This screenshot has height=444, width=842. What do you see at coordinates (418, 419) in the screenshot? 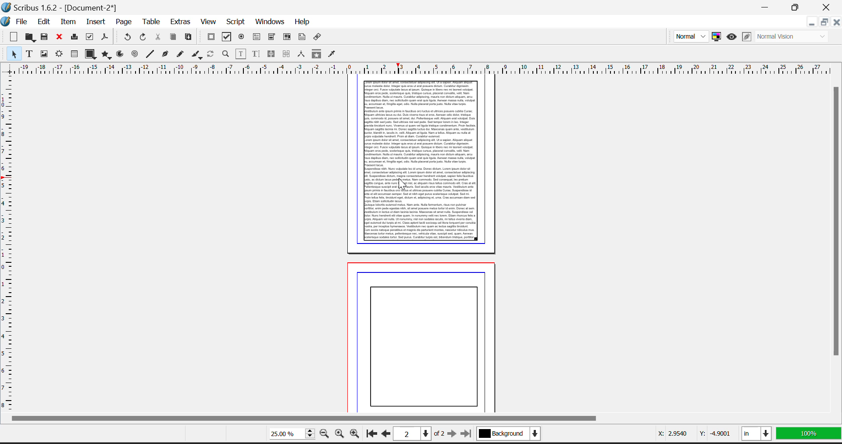
I see `Scroll Bar` at bounding box center [418, 419].